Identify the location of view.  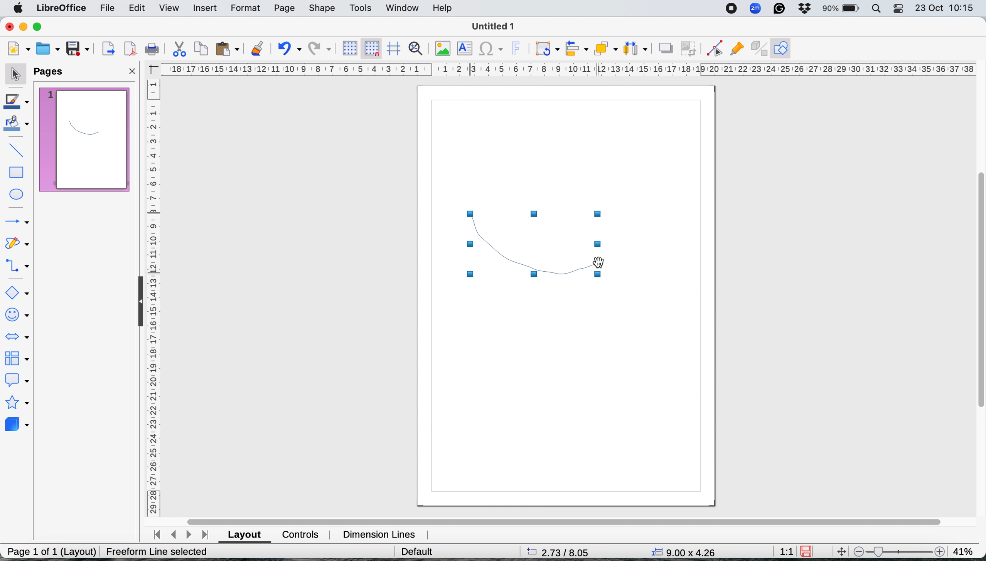
(170, 8).